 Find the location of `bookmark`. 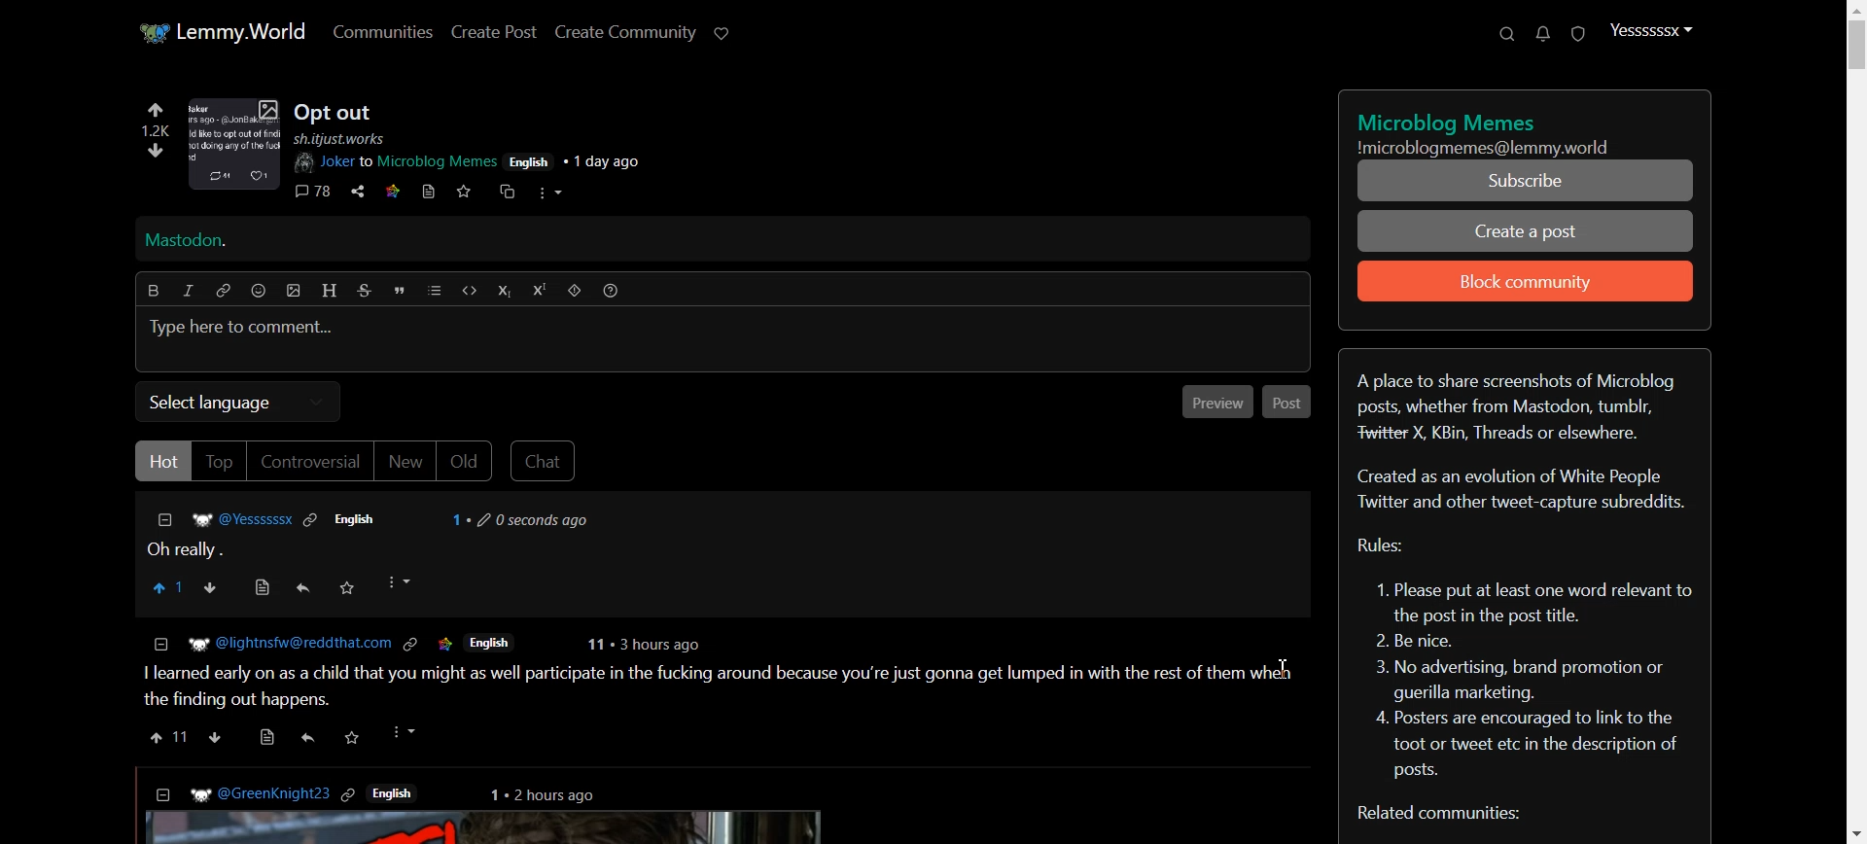

bookmark is located at coordinates (434, 190).